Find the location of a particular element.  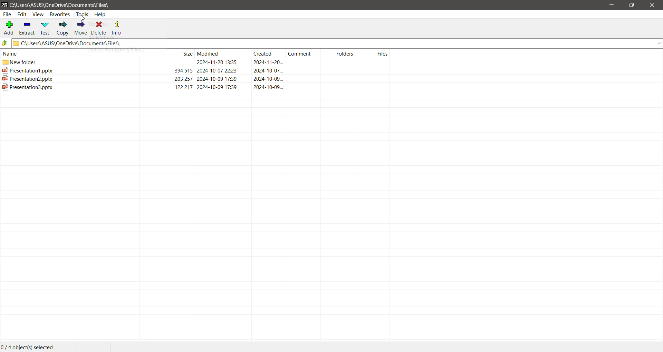

Move Up one level is located at coordinates (6, 43).